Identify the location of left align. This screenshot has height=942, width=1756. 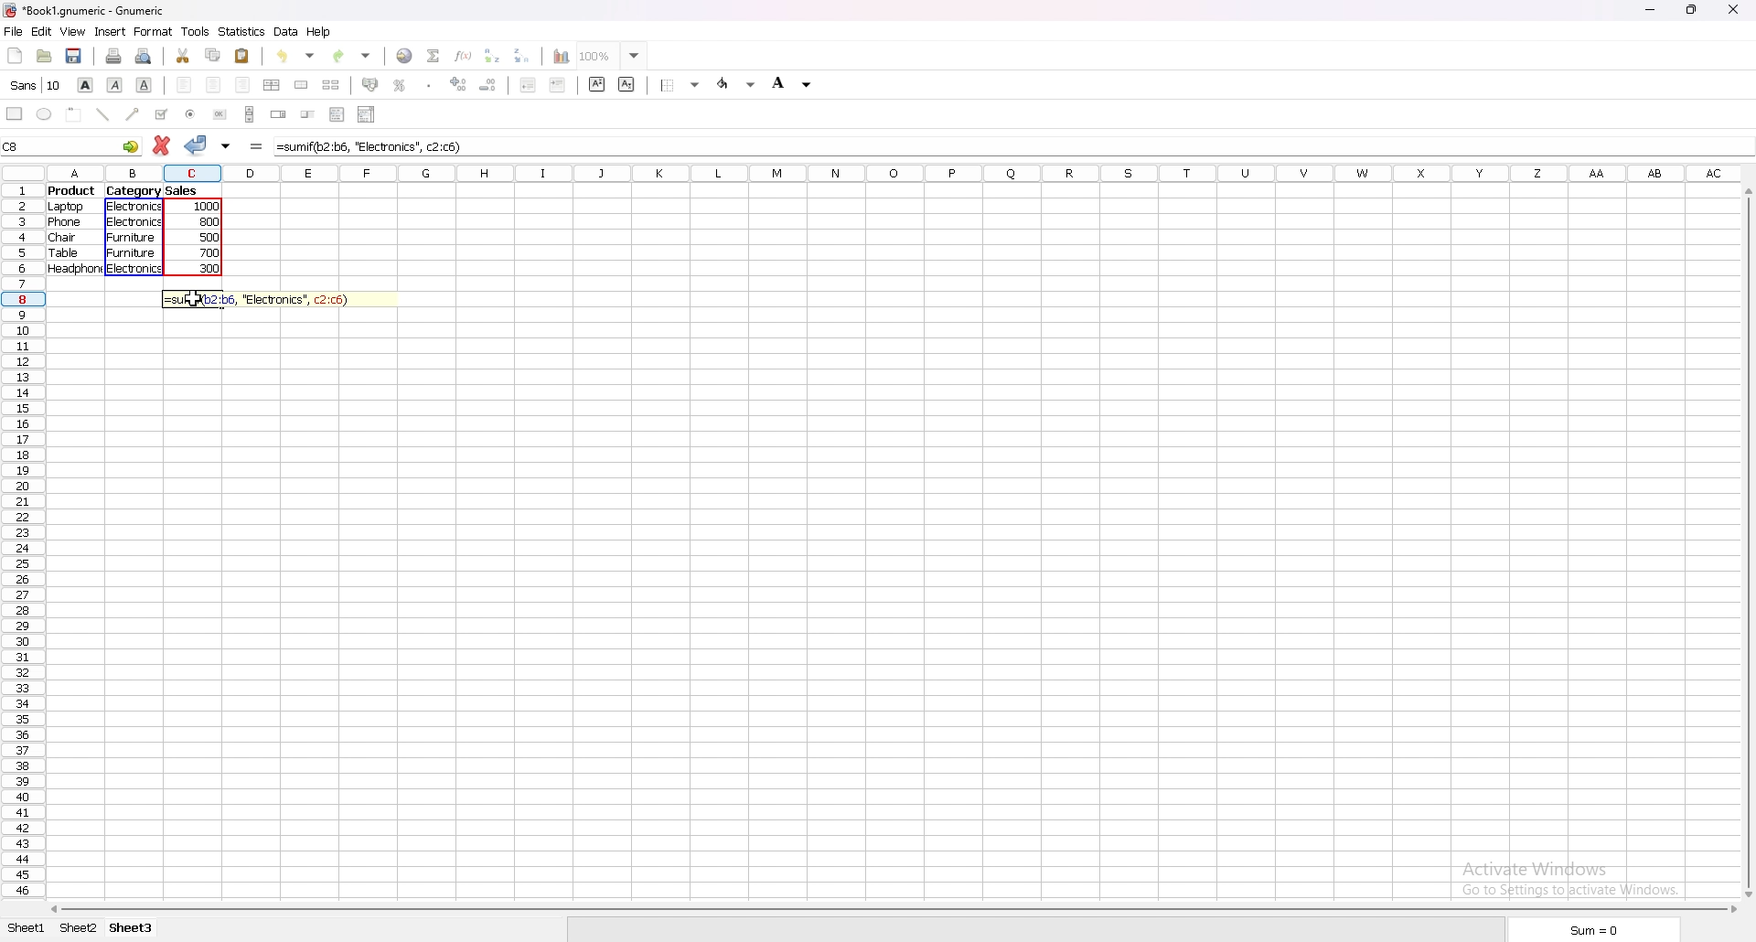
(185, 85).